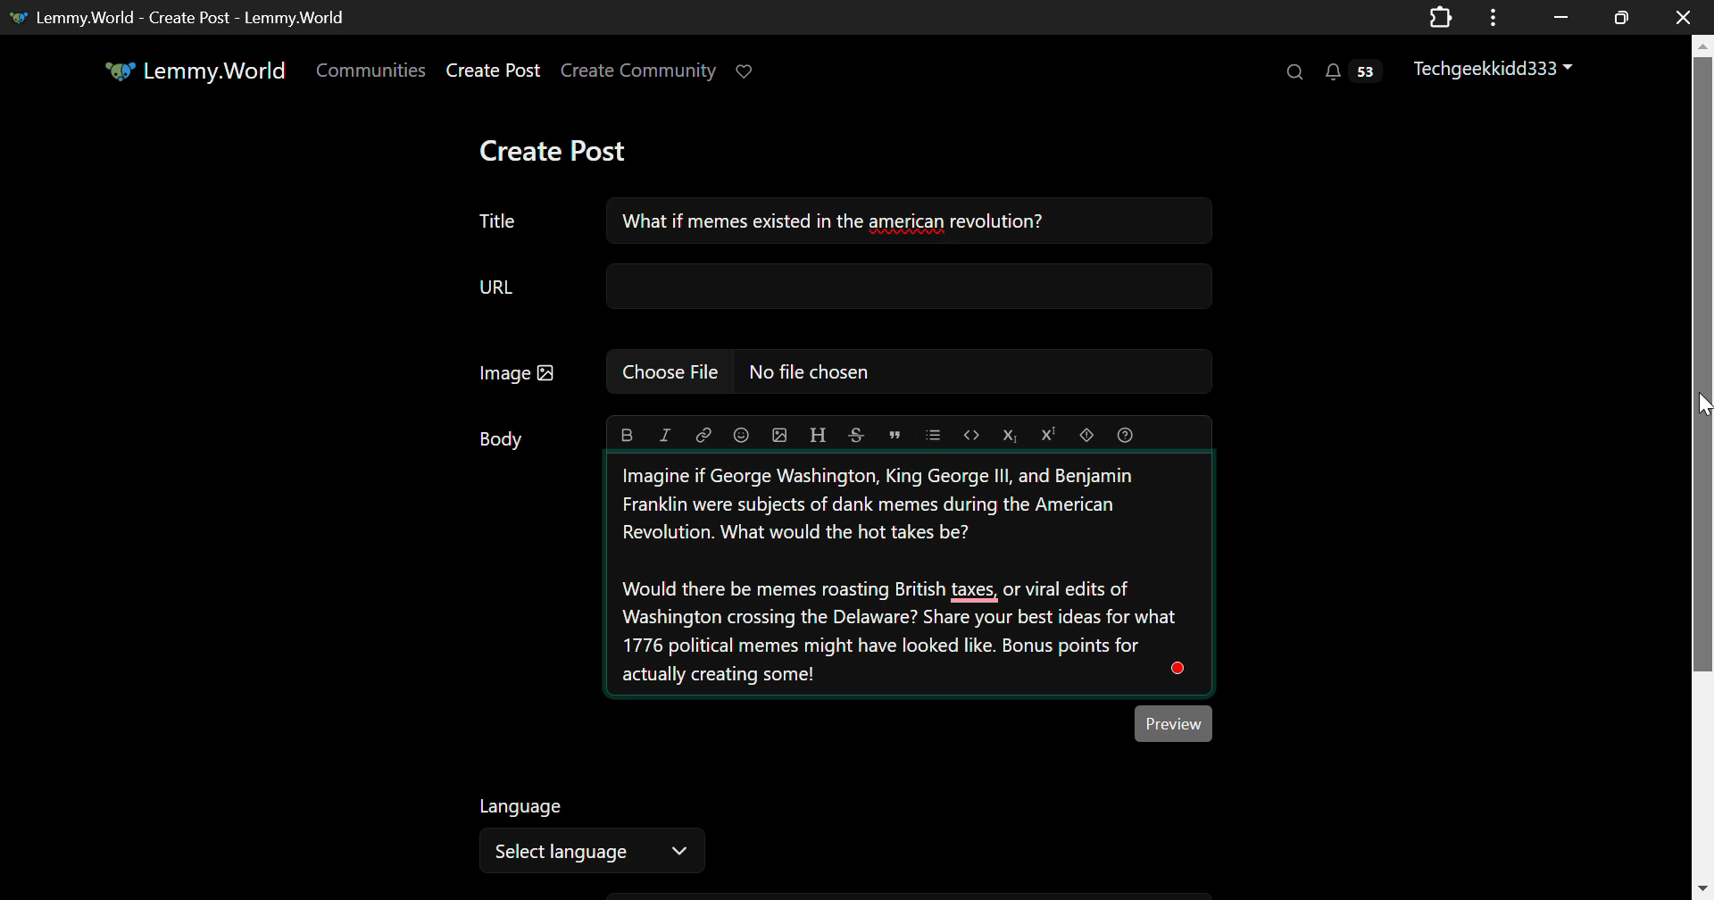 The image size is (1714, 900). What do you see at coordinates (971, 434) in the screenshot?
I see `Code` at bounding box center [971, 434].